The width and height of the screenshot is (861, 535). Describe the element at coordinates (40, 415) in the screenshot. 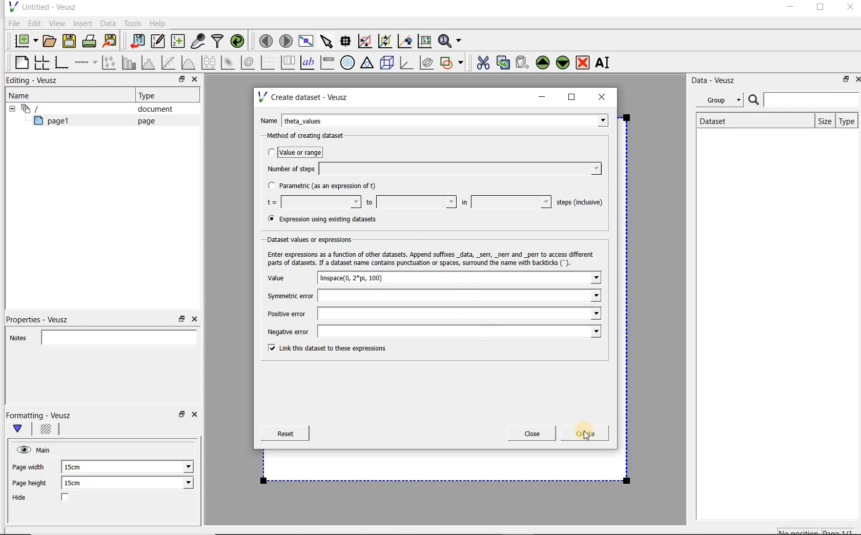

I see `Formatting - Veusz` at that location.